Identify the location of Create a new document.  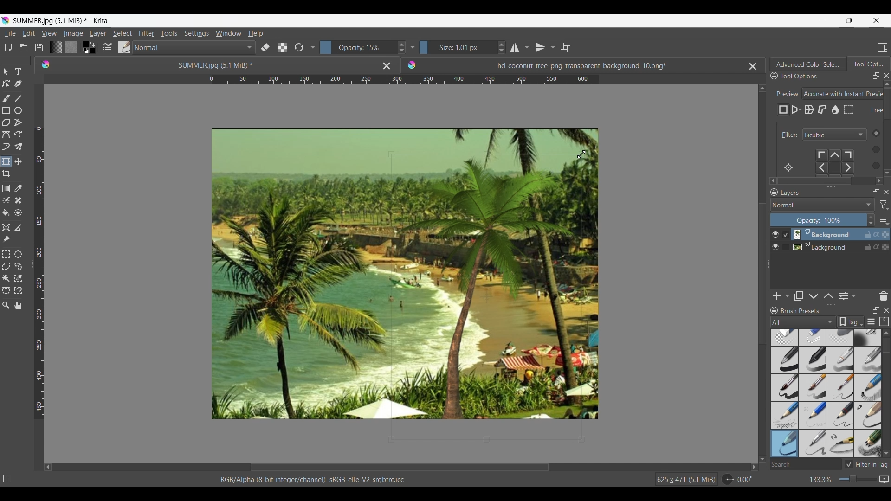
(8, 47).